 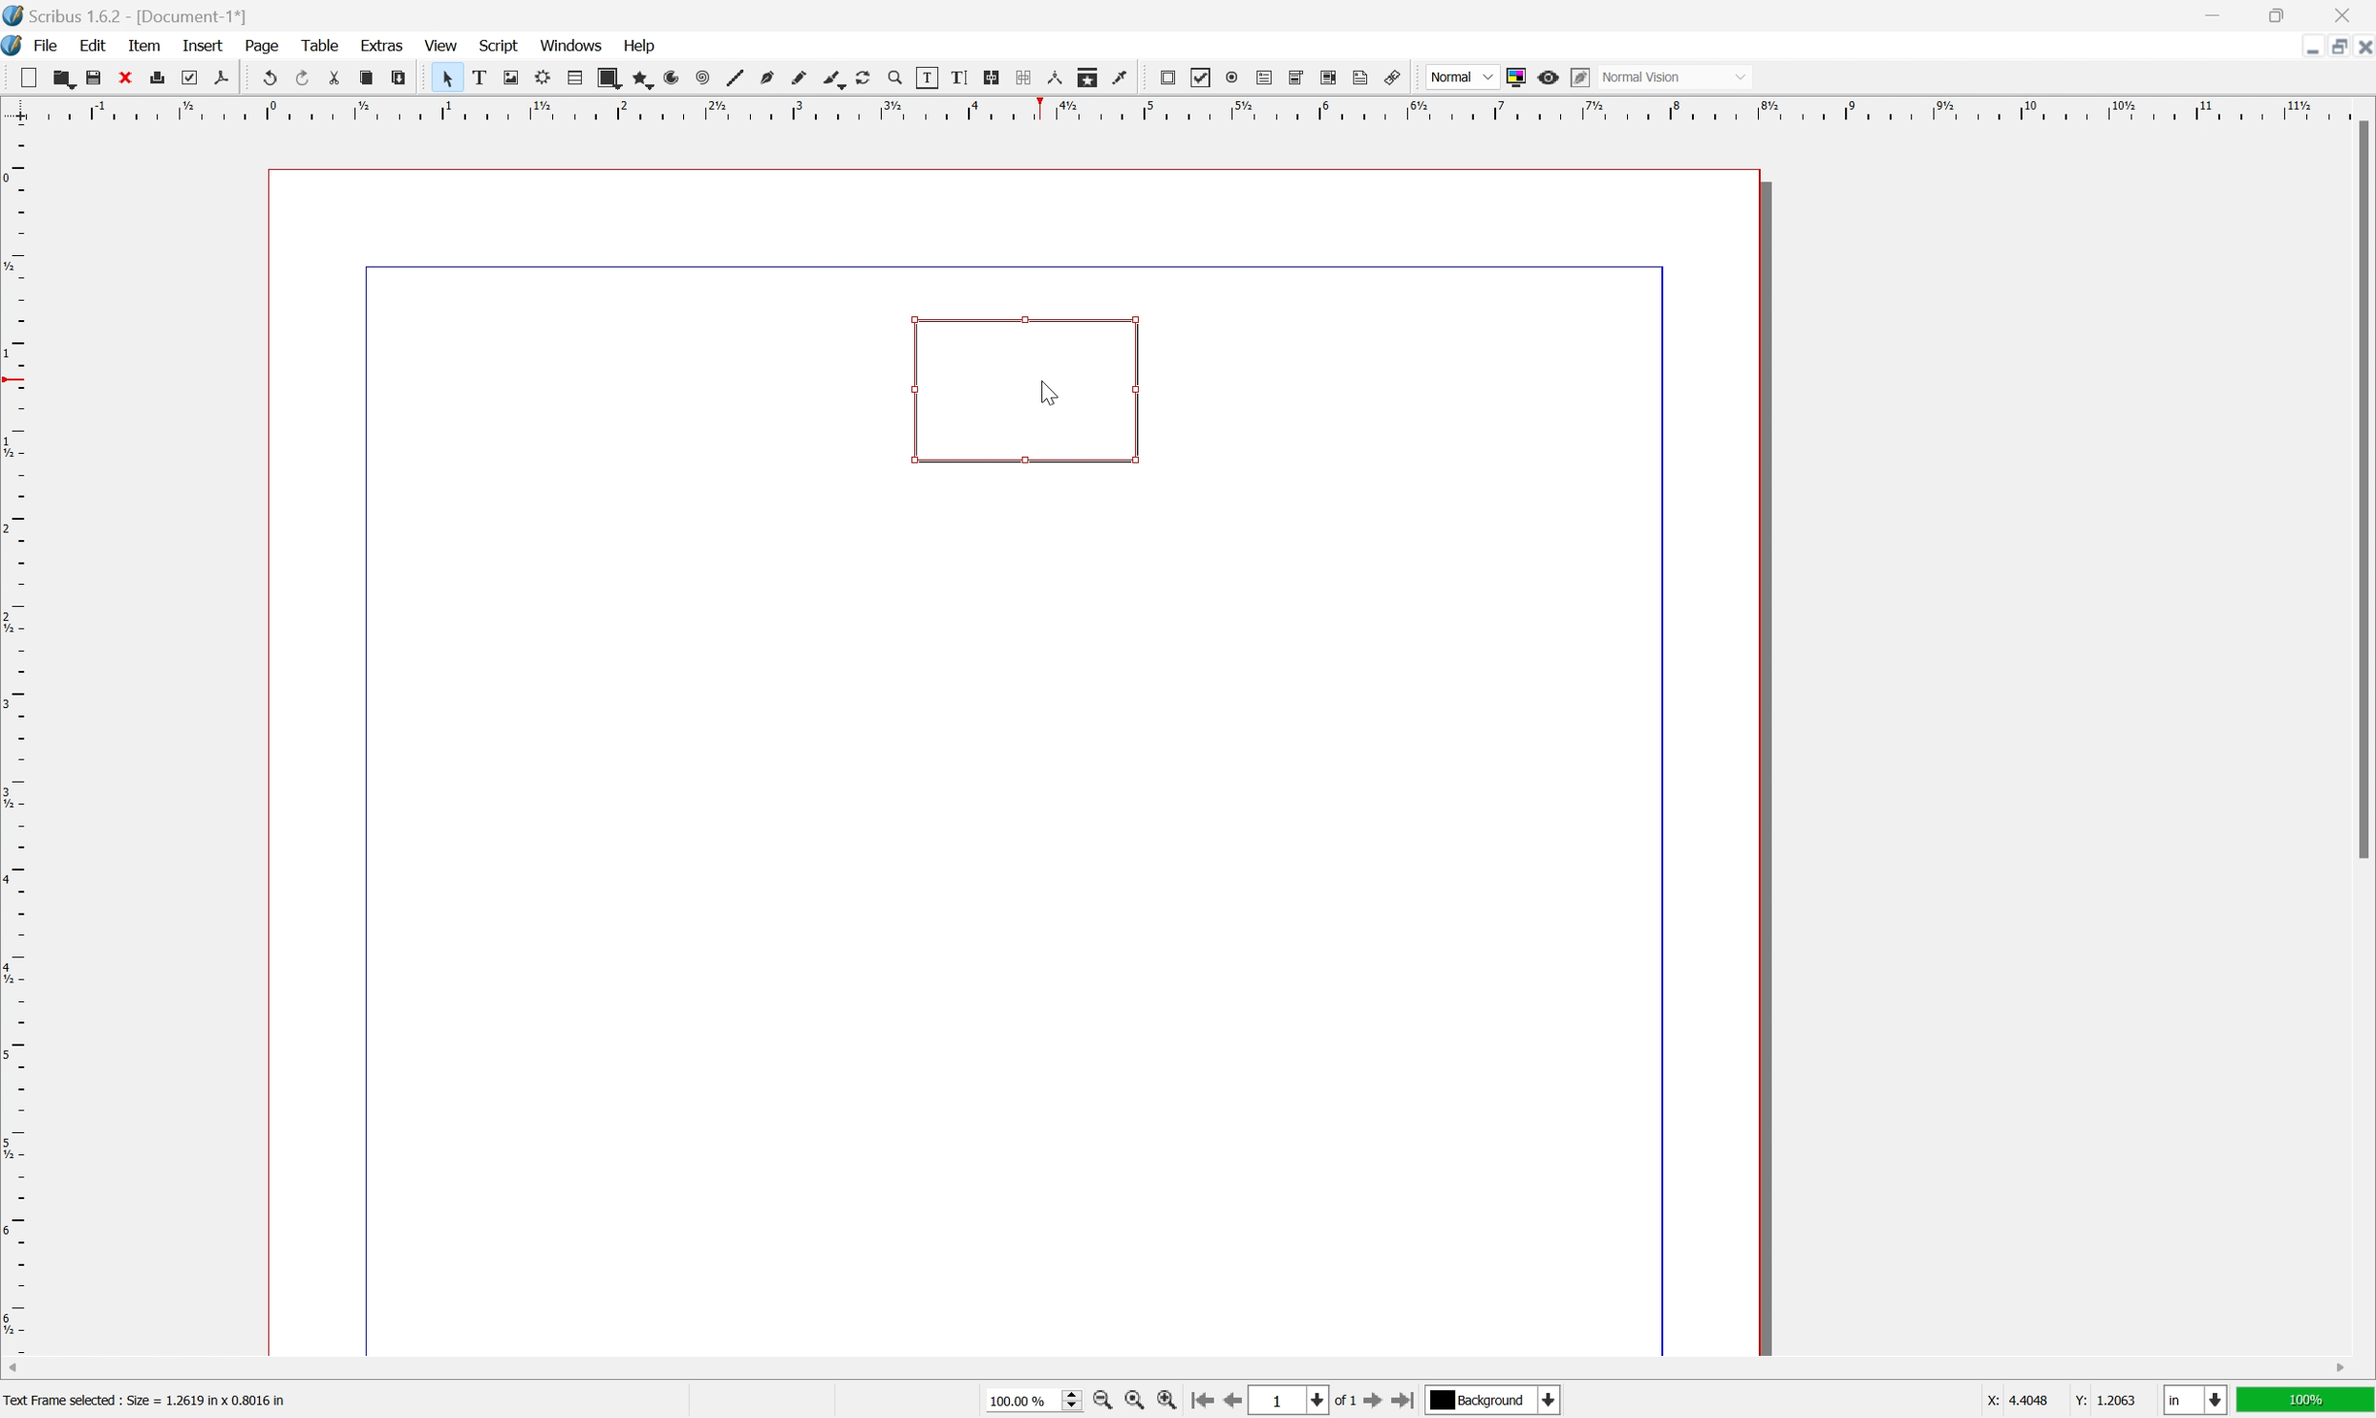 What do you see at coordinates (1231, 1404) in the screenshot?
I see `go to previous page` at bounding box center [1231, 1404].